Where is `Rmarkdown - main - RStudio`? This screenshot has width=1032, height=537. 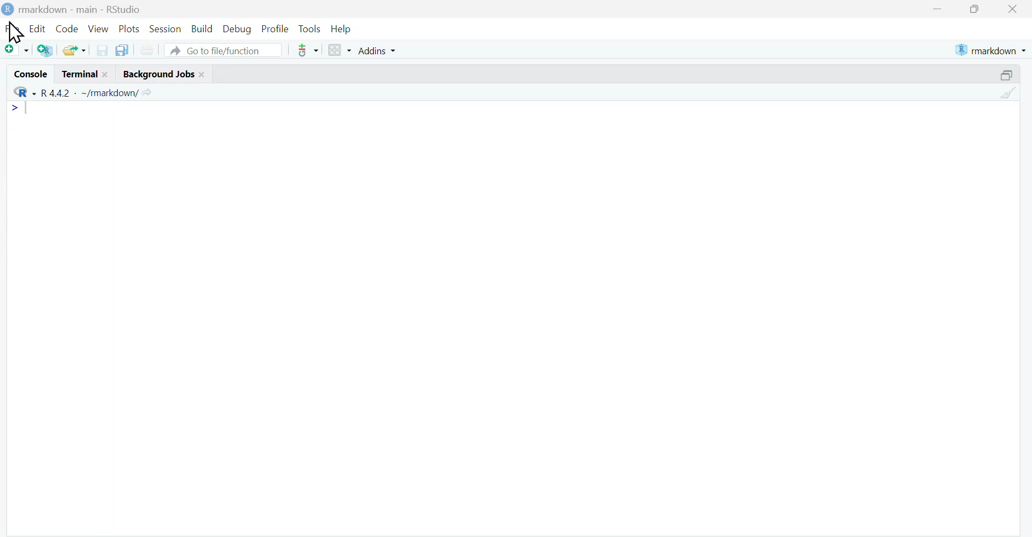
Rmarkdown - main - RStudio is located at coordinates (83, 9).